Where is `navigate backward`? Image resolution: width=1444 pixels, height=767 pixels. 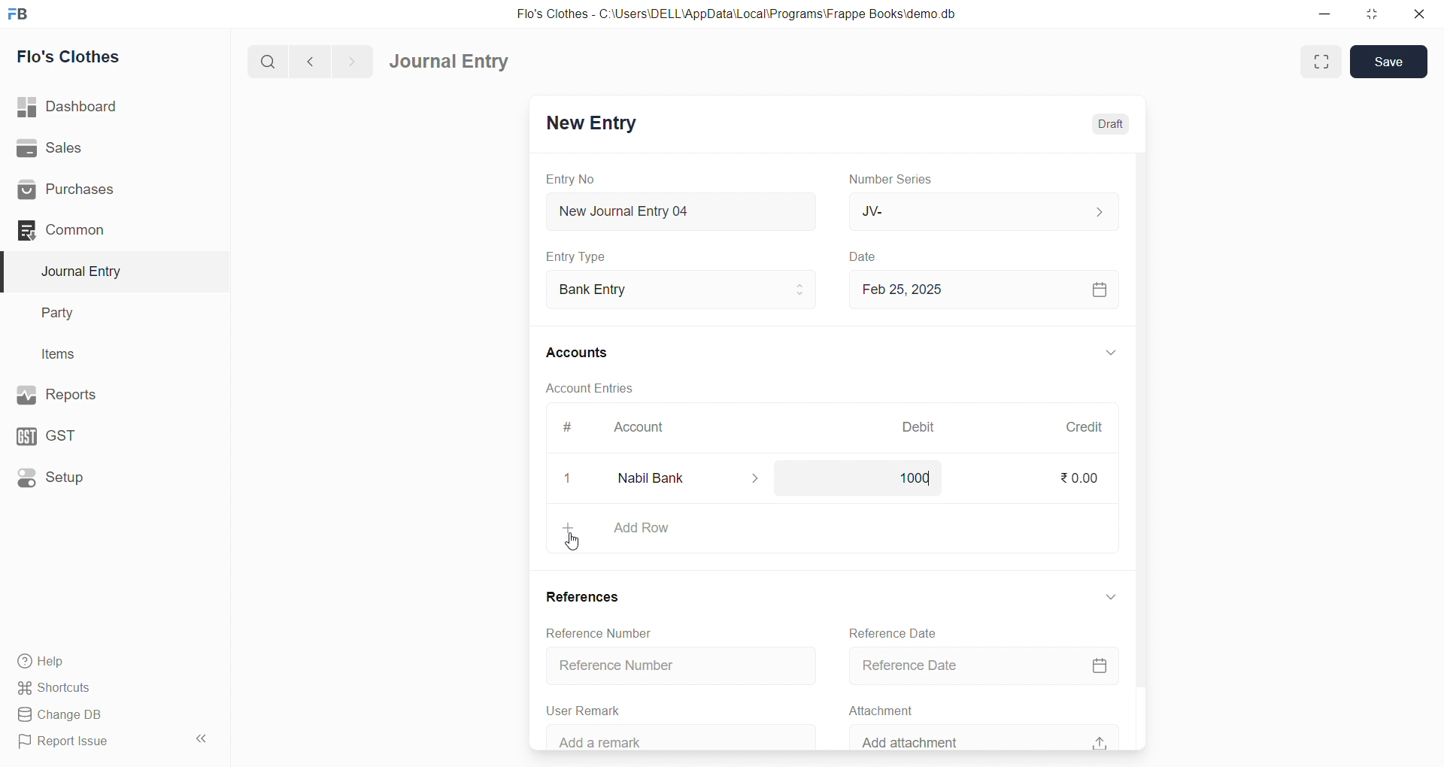
navigate backward is located at coordinates (317, 59).